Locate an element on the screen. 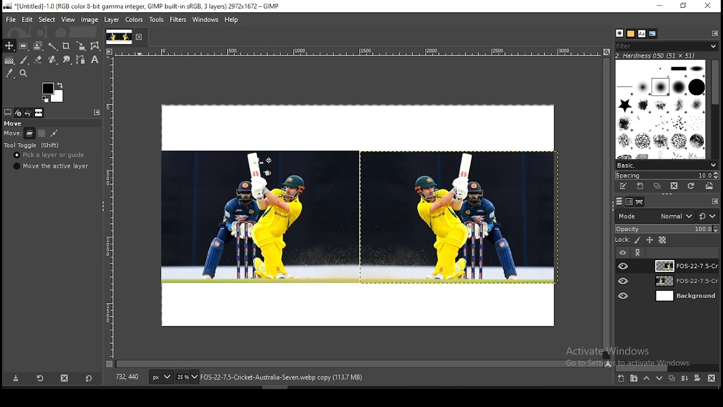  image is located at coordinates (258, 217).